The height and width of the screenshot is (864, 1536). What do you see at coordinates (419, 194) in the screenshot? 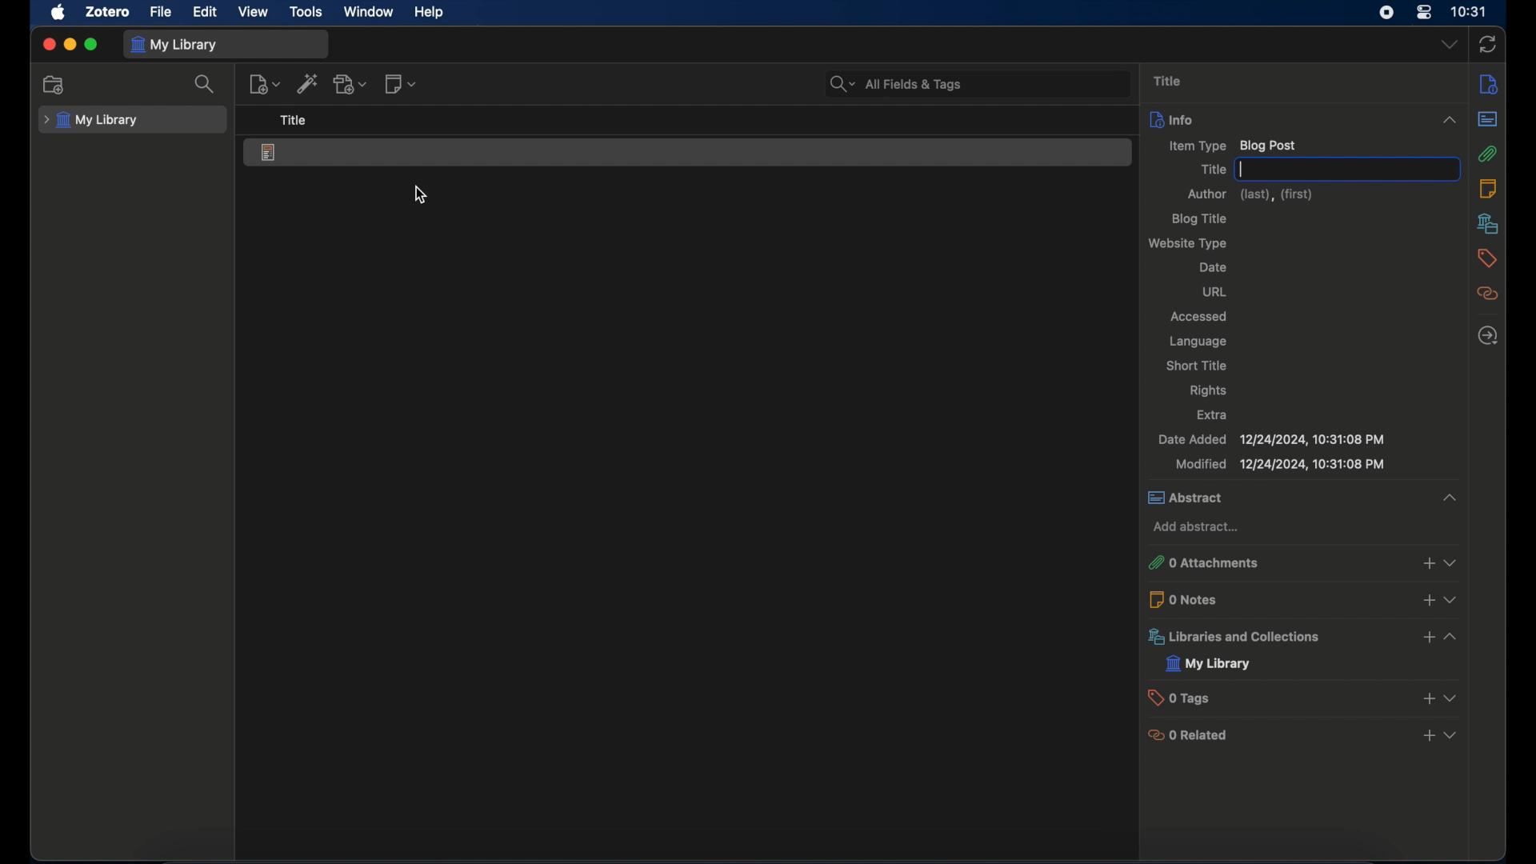
I see `cursor` at bounding box center [419, 194].